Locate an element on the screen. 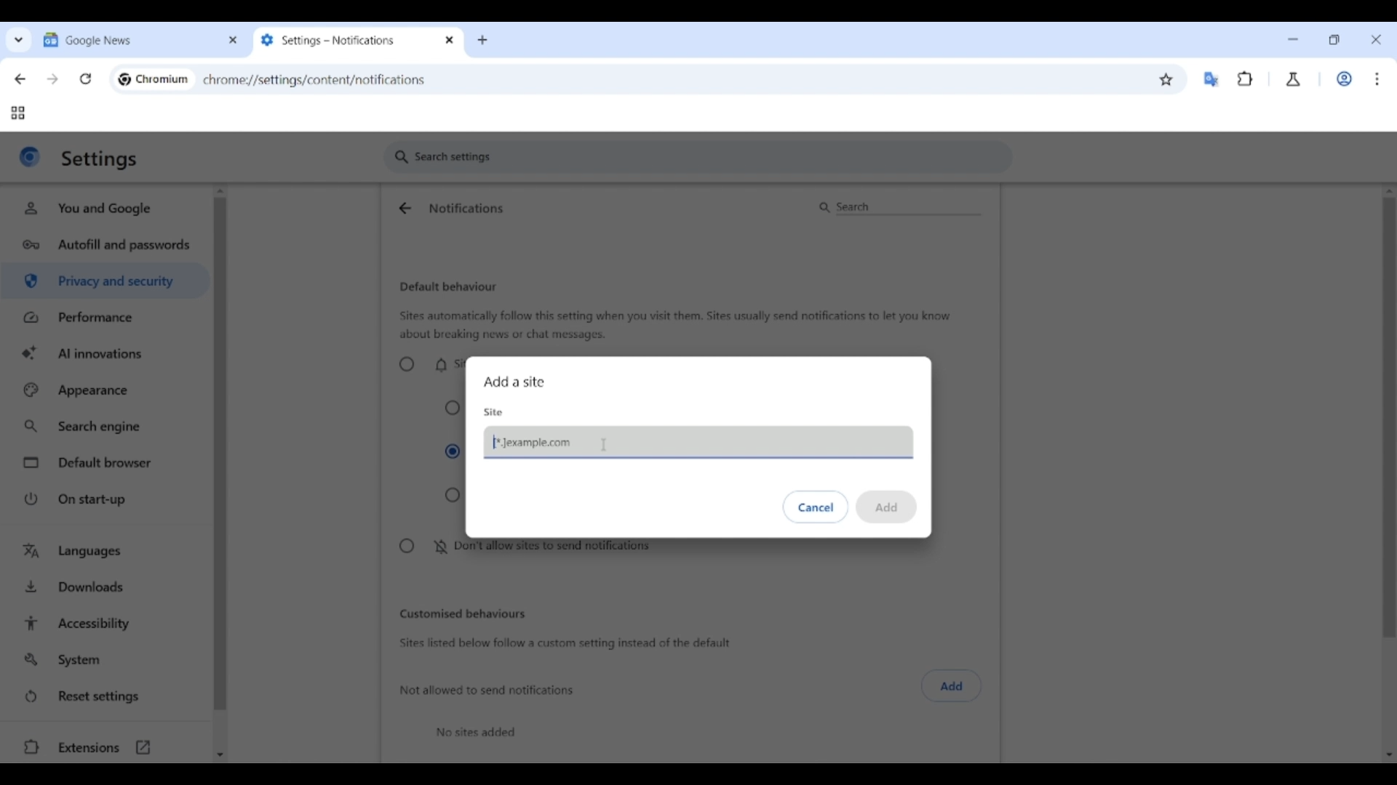 Image resolution: width=1397 pixels, height=785 pixels. Cursor is located at coordinates (605, 443).